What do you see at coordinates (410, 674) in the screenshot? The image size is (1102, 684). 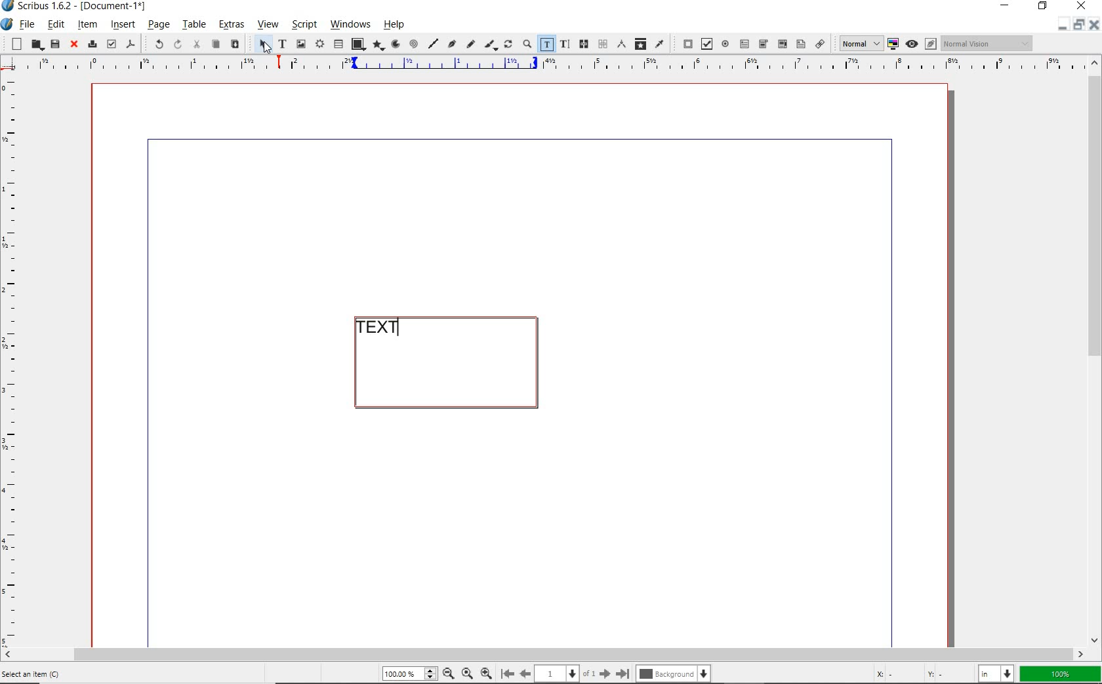 I see `Zoom 100.00%` at bounding box center [410, 674].